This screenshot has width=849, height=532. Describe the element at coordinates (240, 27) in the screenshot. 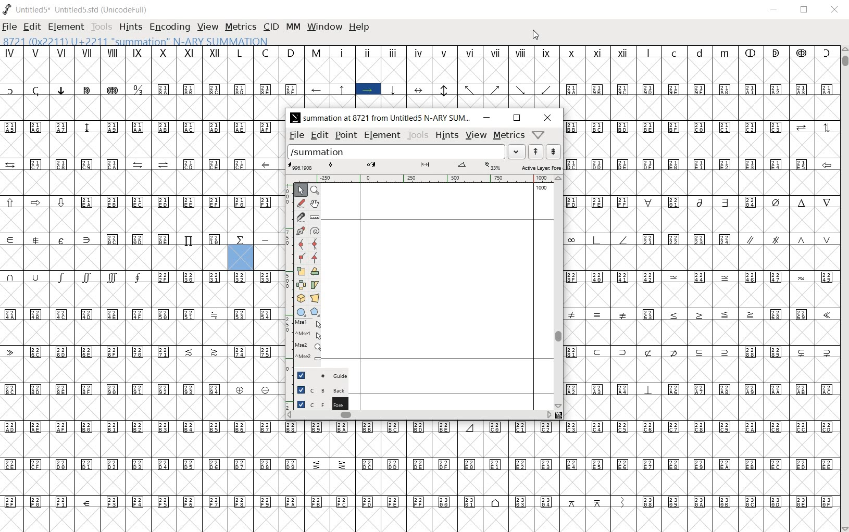

I see `METRICS` at that location.